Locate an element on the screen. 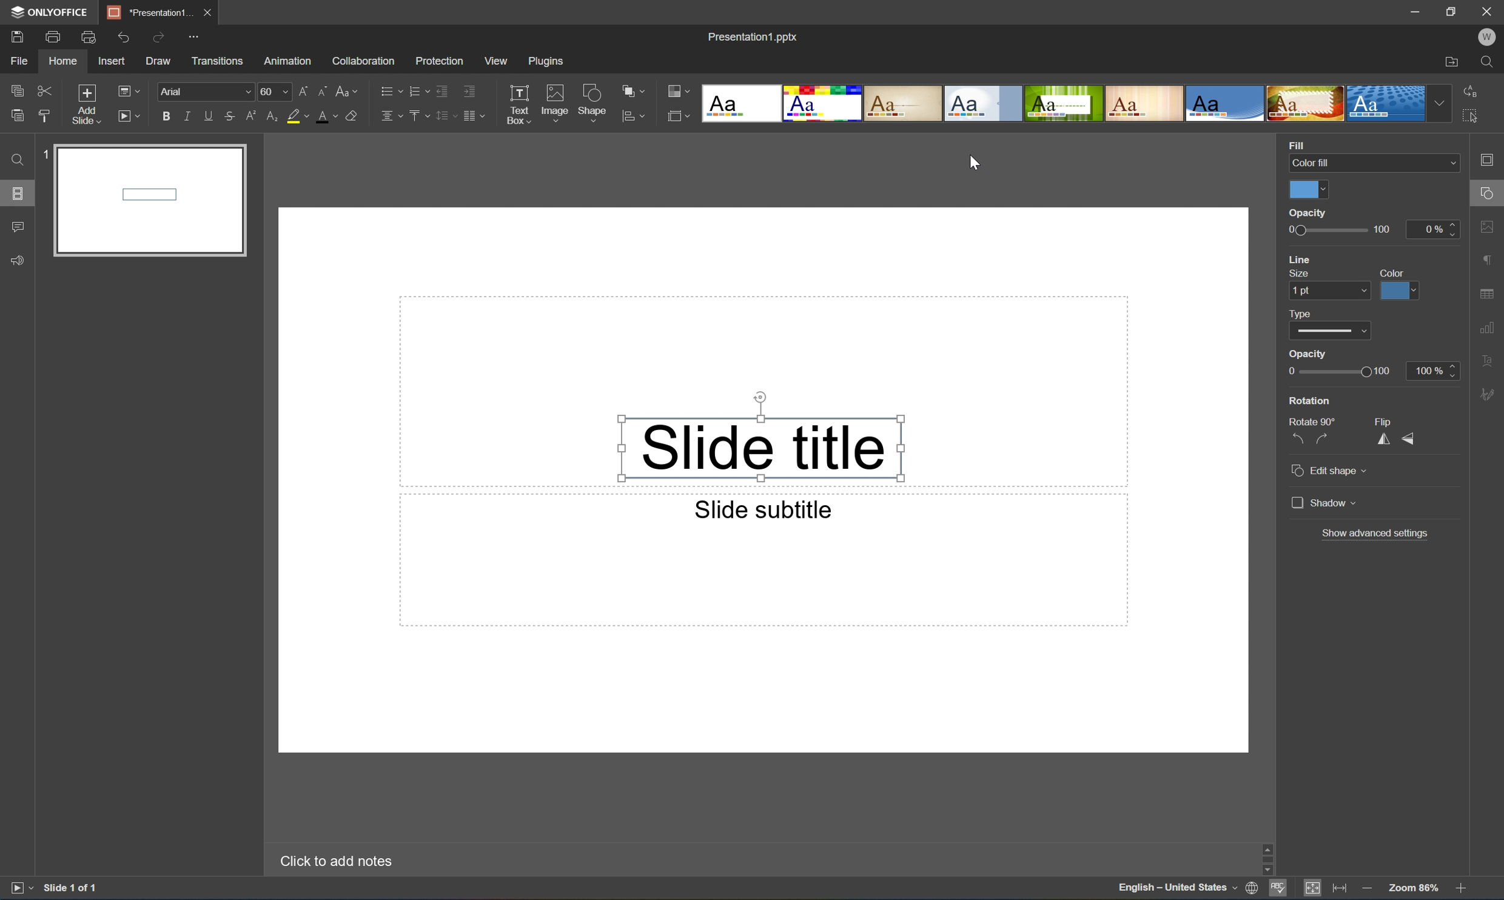  Change color theme is located at coordinates (679, 92).